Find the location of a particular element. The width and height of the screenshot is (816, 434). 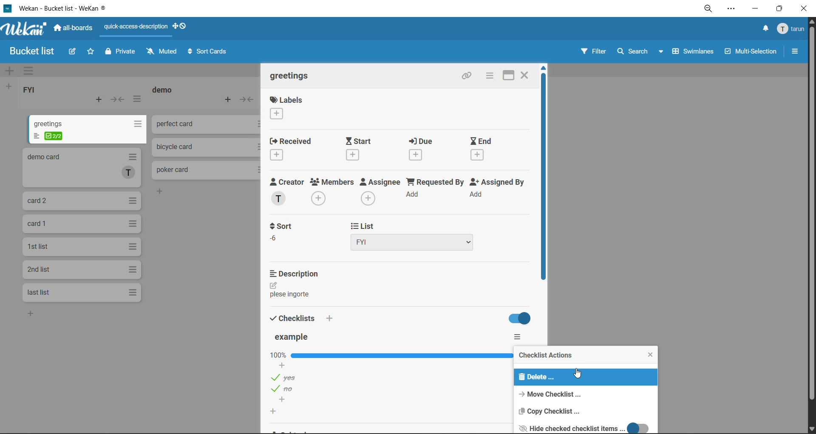

maximize is located at coordinates (507, 76).